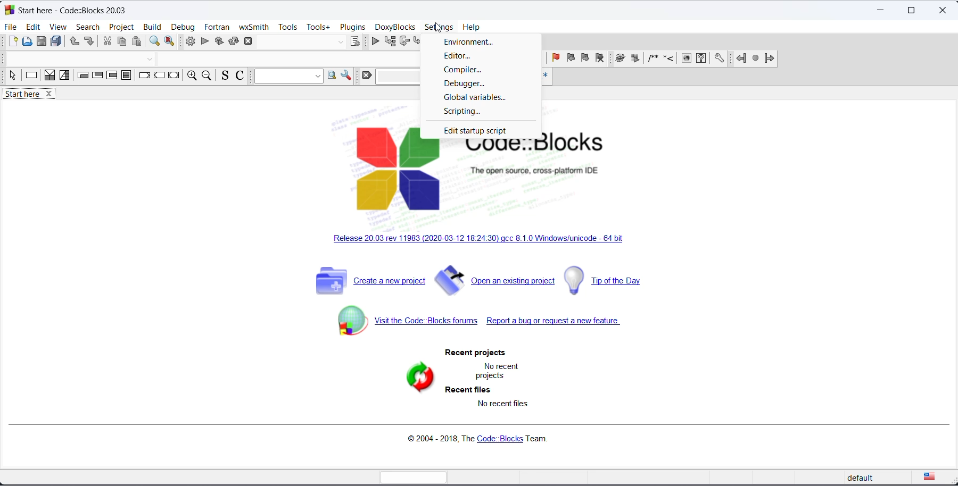 This screenshot has width=958, height=486. I want to click on report bug, so click(561, 323).